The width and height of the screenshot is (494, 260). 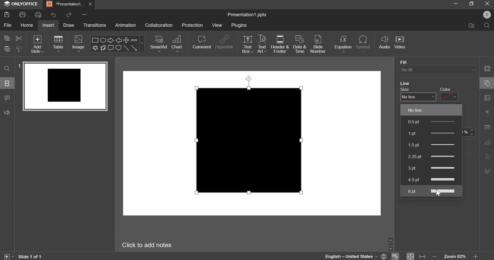 What do you see at coordinates (438, 194) in the screenshot?
I see `Cursor` at bounding box center [438, 194].